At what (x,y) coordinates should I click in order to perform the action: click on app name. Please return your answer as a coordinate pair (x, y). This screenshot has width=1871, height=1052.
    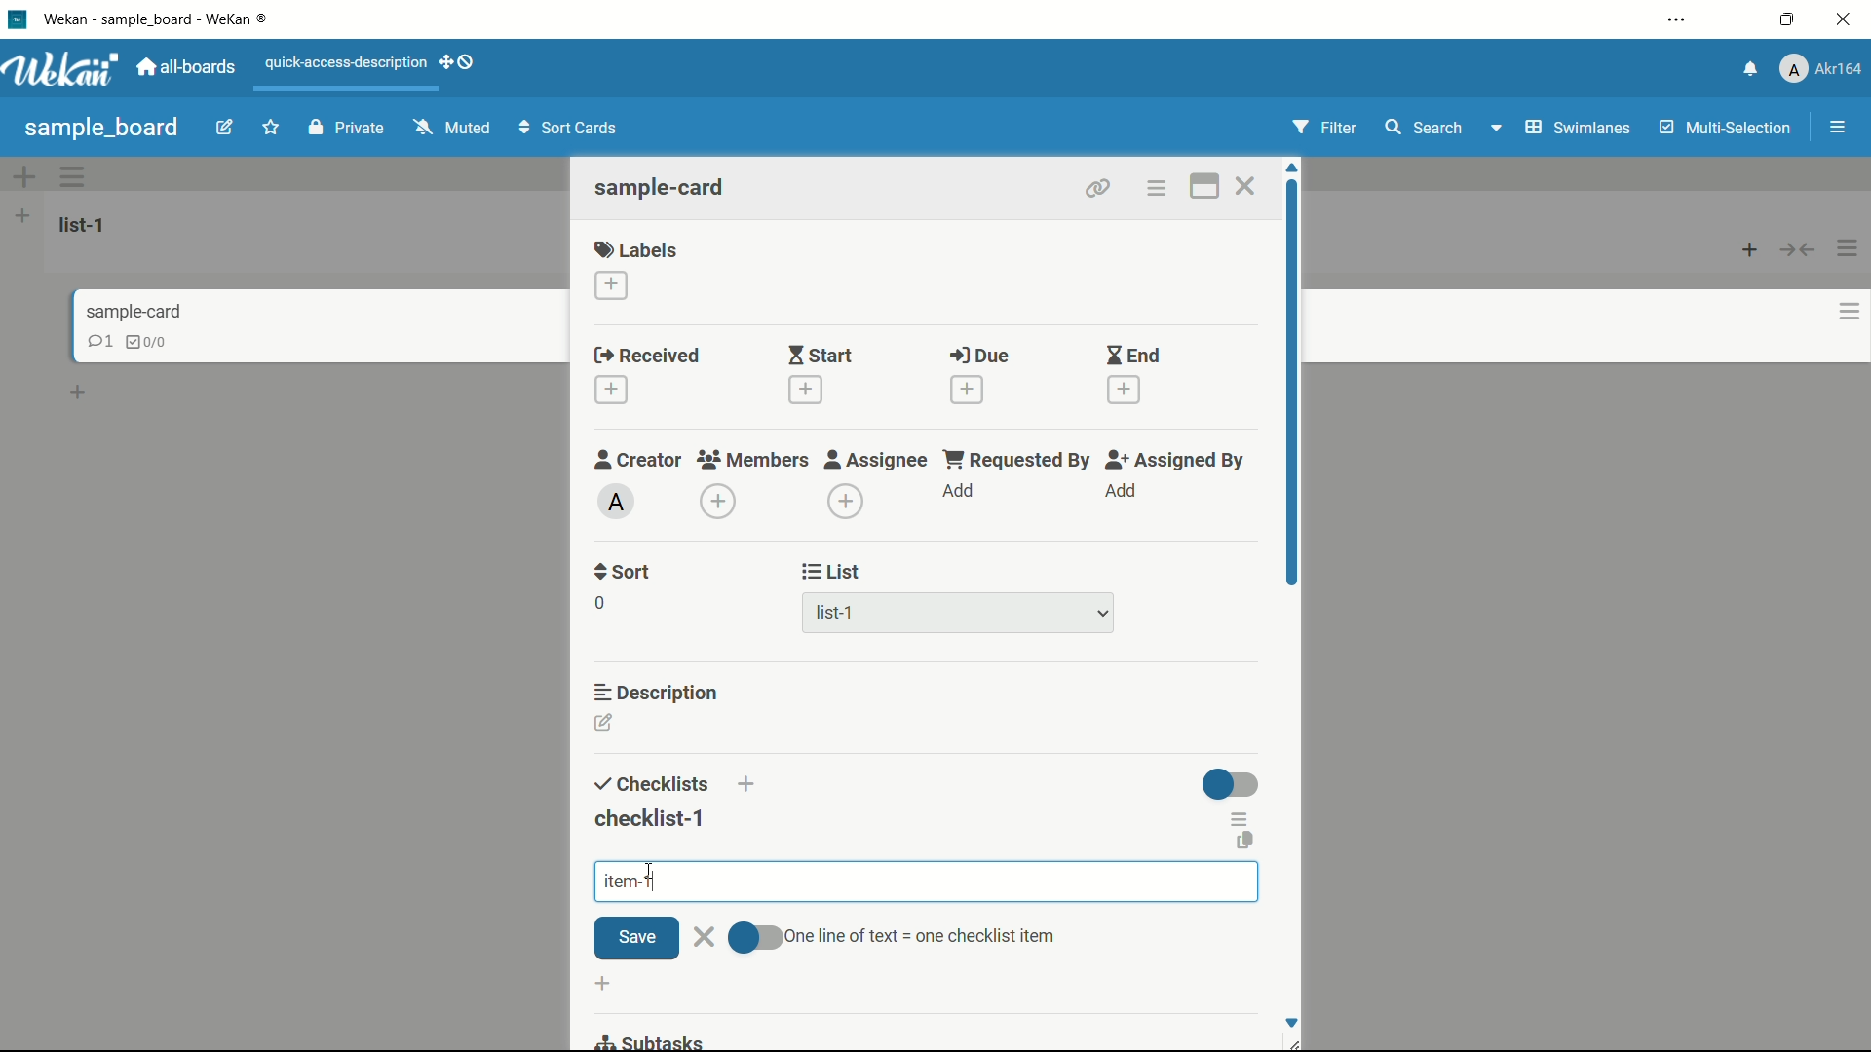
    Looking at the image, I should click on (160, 20).